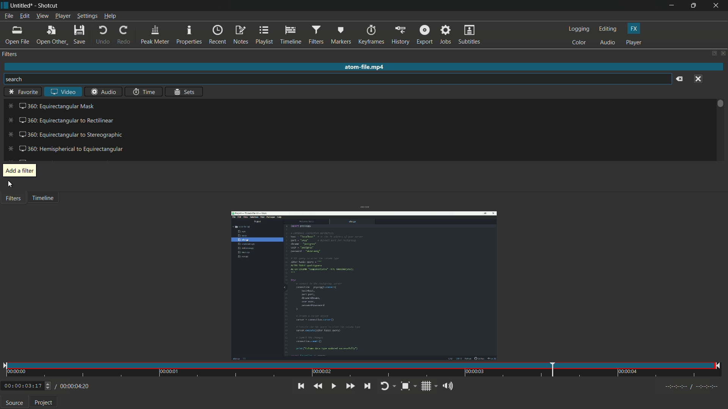 The image size is (728, 409). What do you see at coordinates (721, 104) in the screenshot?
I see `scroll bar` at bounding box center [721, 104].